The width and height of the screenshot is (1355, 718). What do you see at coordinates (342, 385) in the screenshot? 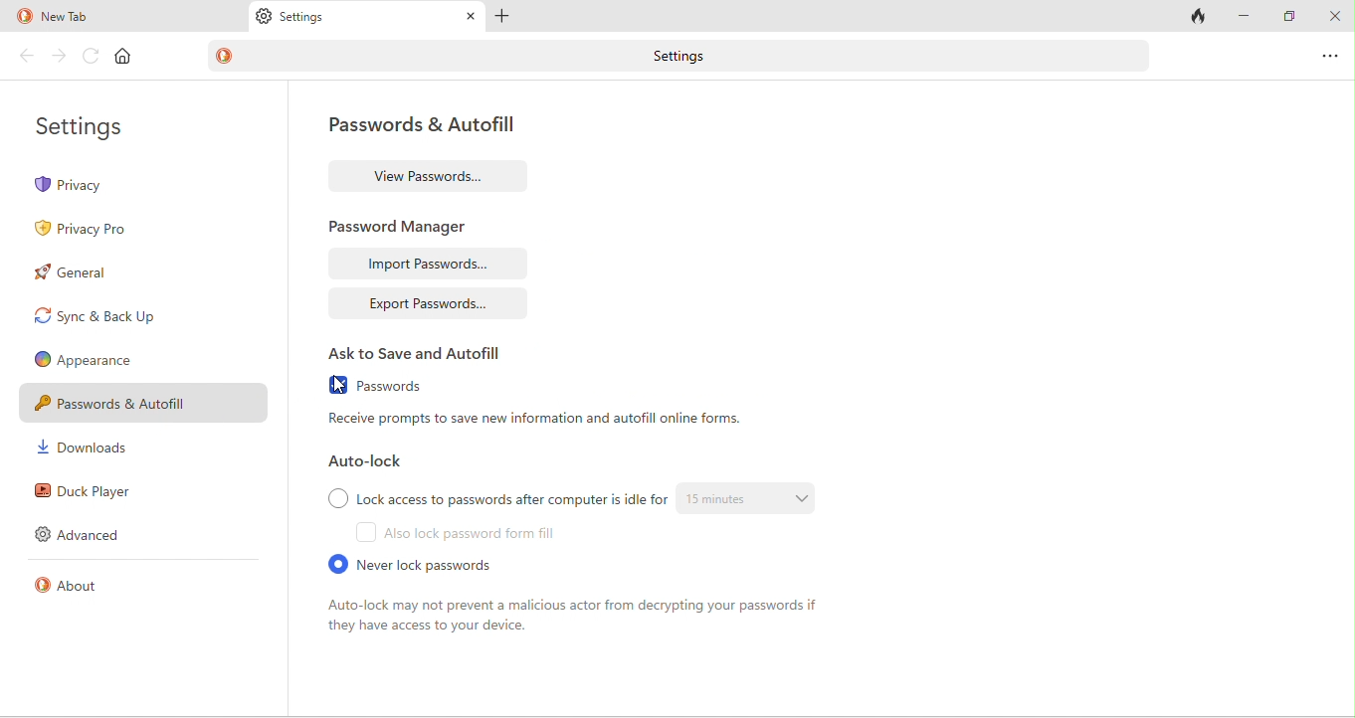
I see `cursor movement` at bounding box center [342, 385].